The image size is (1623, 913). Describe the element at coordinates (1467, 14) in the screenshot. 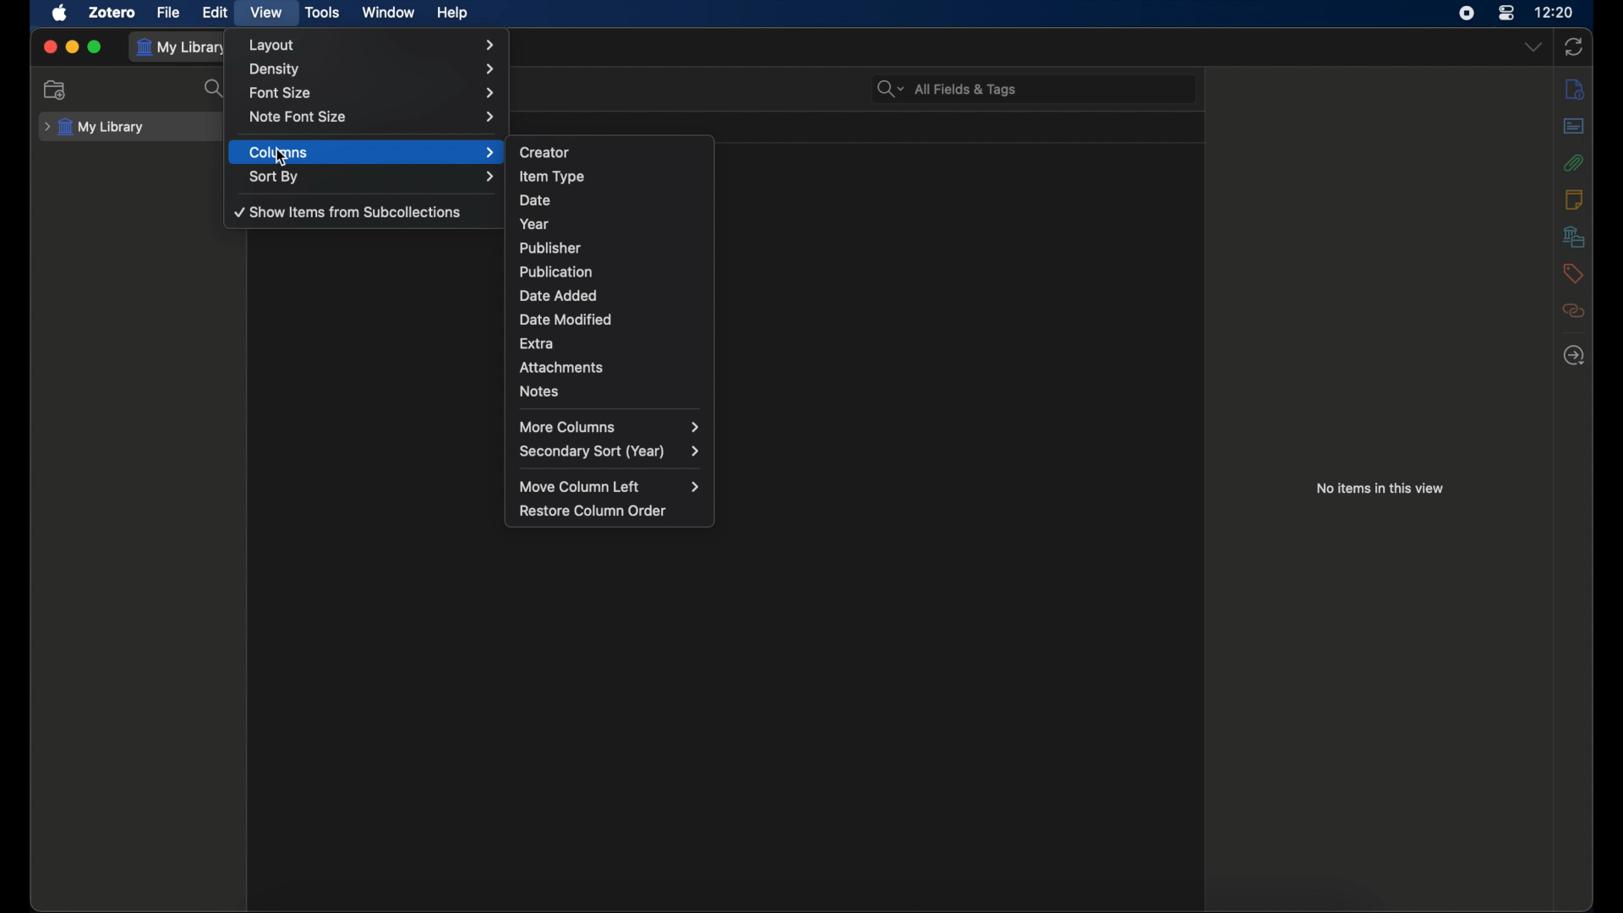

I see `screen recorder` at that location.